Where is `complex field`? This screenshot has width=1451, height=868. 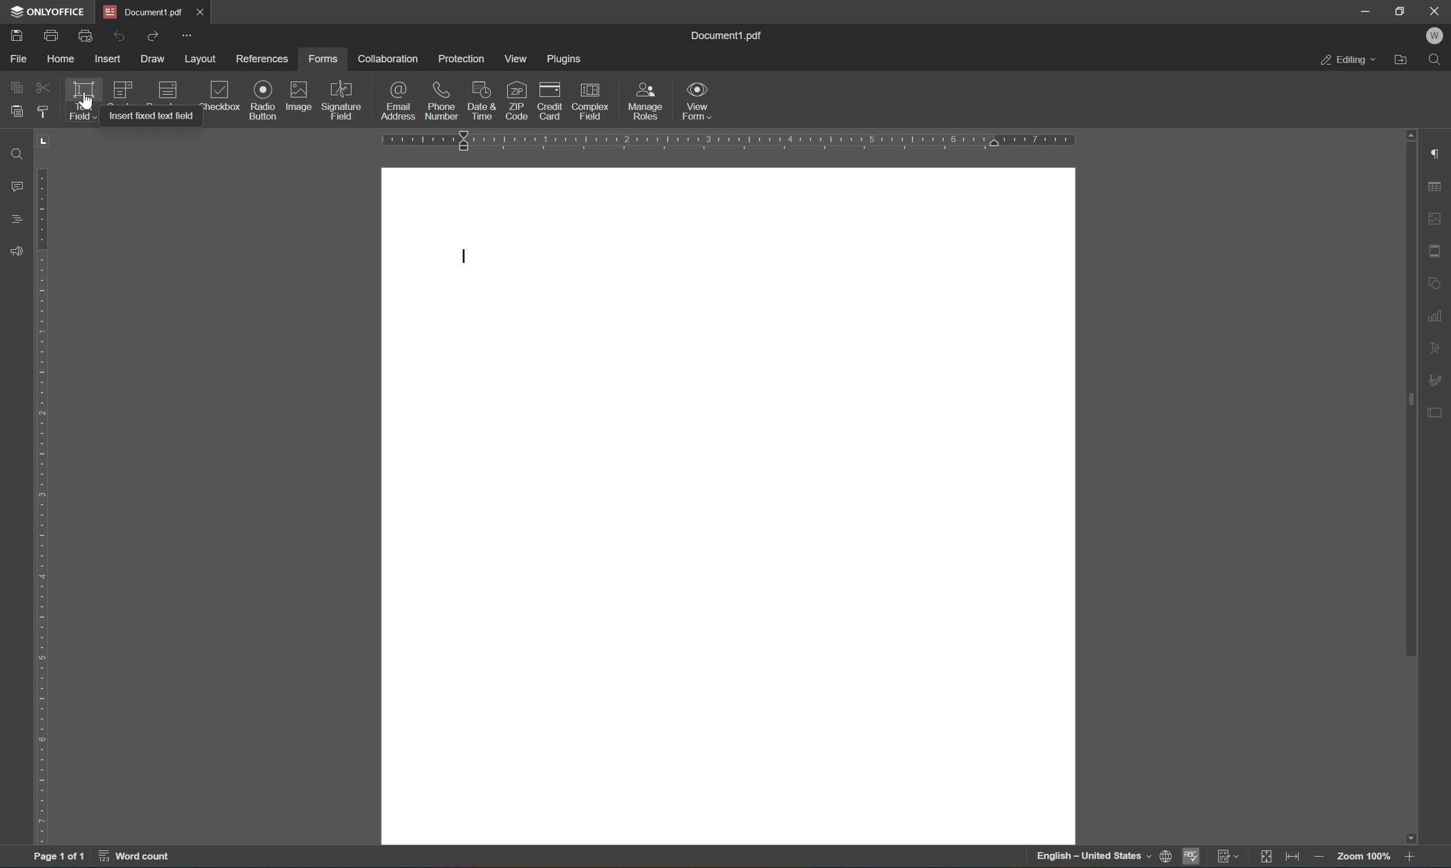
complex field is located at coordinates (597, 101).